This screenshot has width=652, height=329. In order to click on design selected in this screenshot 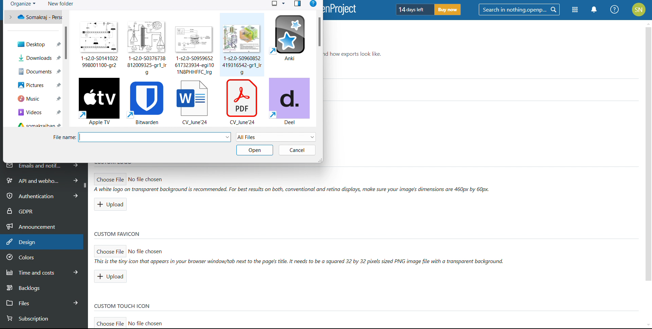, I will do `click(42, 242)`.